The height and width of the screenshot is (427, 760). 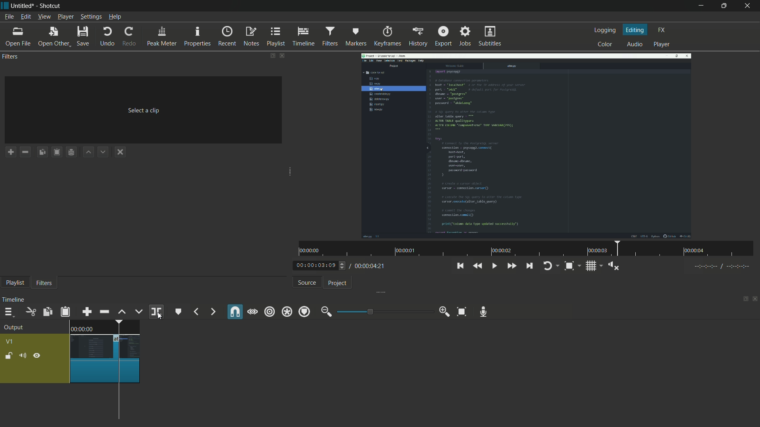 What do you see at coordinates (443, 37) in the screenshot?
I see `export` at bounding box center [443, 37].